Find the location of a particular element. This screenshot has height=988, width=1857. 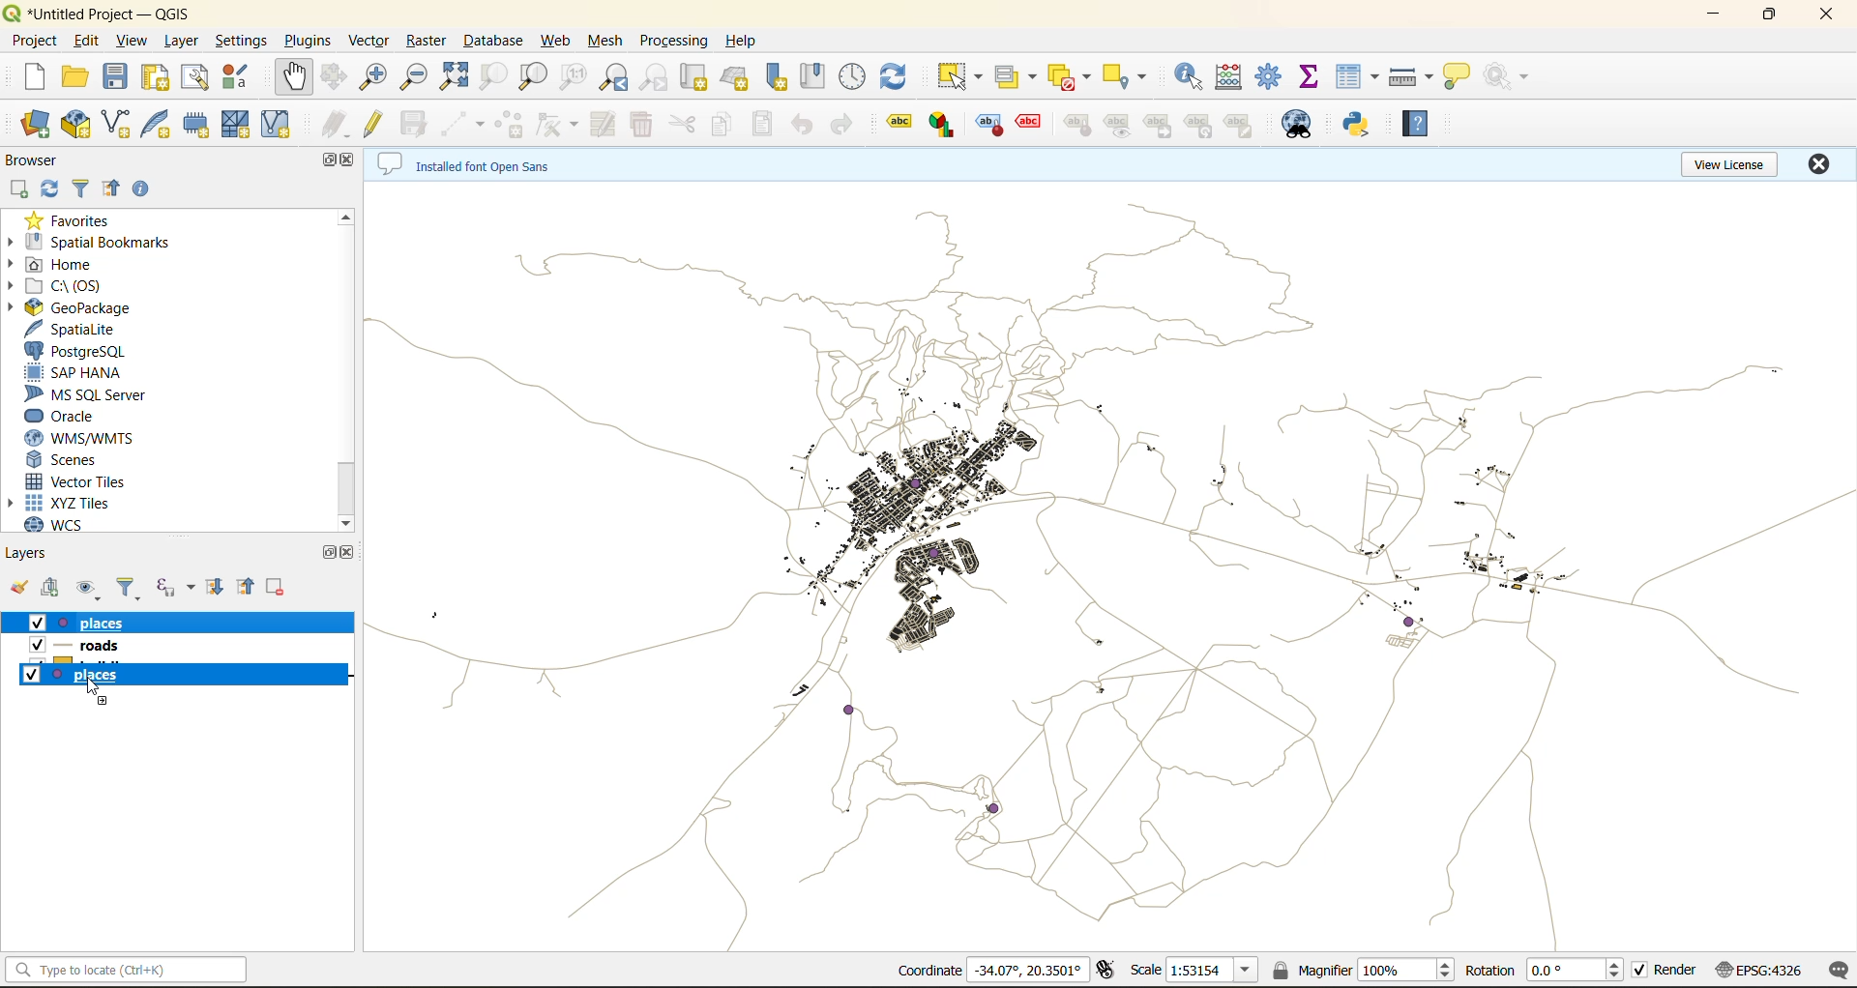

show spatial bookmark is located at coordinates (817, 77).